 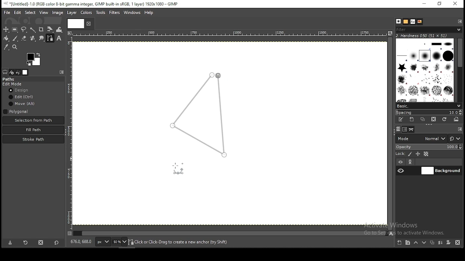 I want to click on vertical scale, so click(x=69, y=135).